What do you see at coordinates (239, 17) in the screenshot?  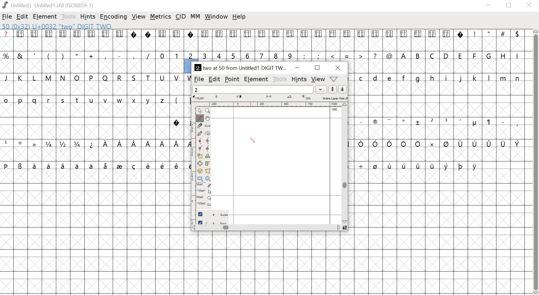 I see `help` at bounding box center [239, 17].